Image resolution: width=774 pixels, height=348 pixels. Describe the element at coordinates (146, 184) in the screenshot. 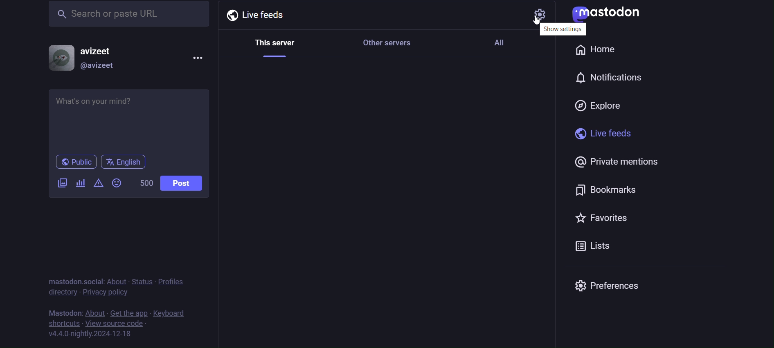

I see `500` at that location.